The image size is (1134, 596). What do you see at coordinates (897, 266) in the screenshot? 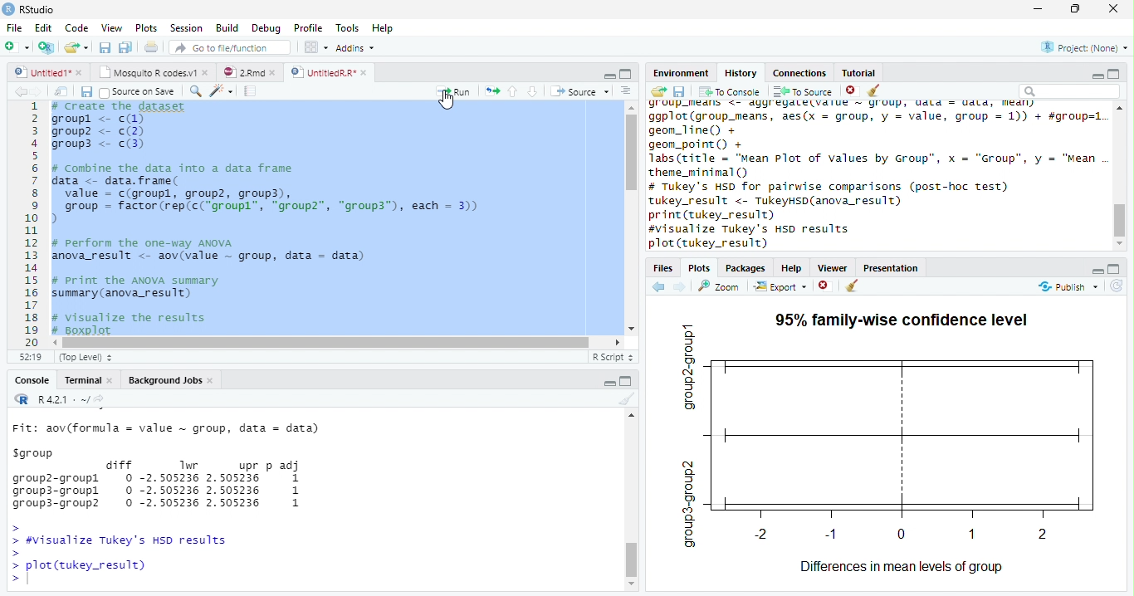
I see `Presentation` at bounding box center [897, 266].